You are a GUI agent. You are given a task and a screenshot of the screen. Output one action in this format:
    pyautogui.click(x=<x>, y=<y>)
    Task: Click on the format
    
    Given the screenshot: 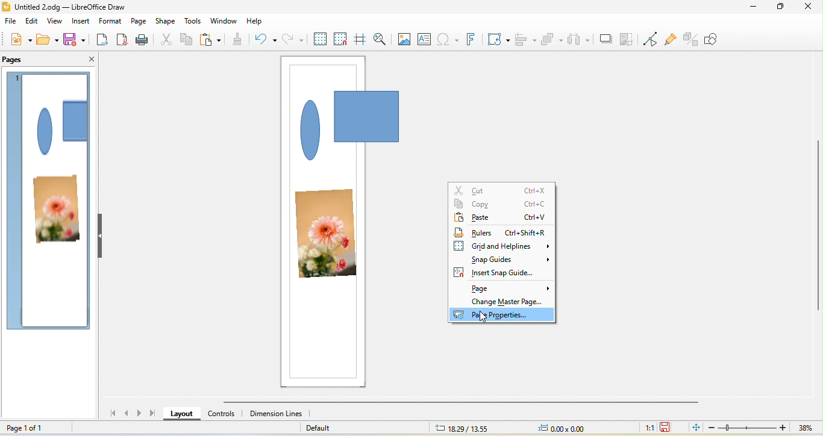 What is the action you would take?
    pyautogui.click(x=110, y=21)
    